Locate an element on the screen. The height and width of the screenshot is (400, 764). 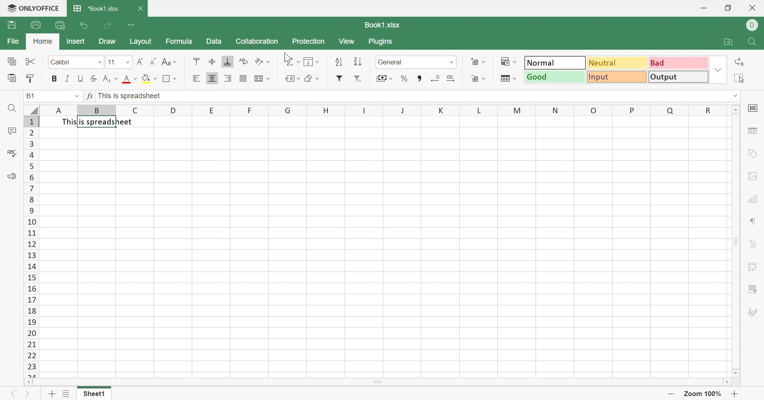
Good is located at coordinates (556, 77).